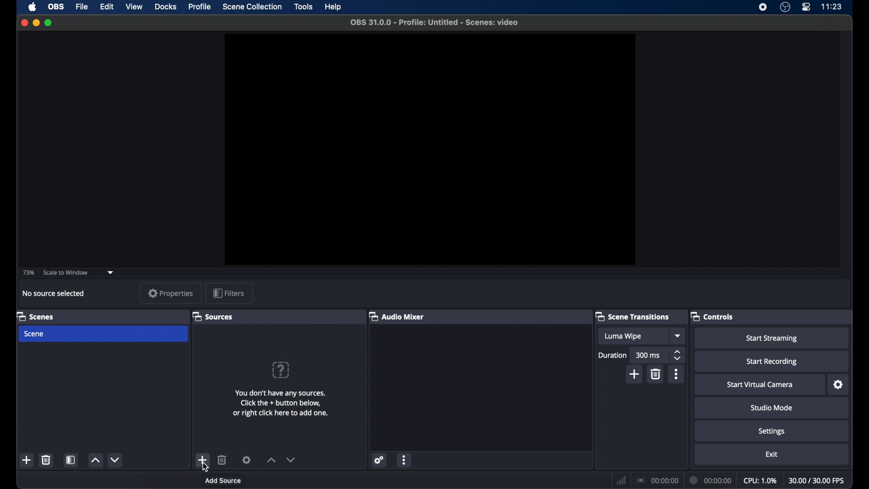 This screenshot has width=869, height=489. What do you see at coordinates (36, 23) in the screenshot?
I see `minimize` at bounding box center [36, 23].